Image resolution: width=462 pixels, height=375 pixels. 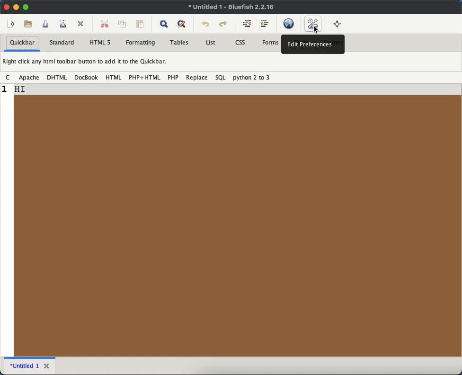 What do you see at coordinates (23, 90) in the screenshot?
I see `HI` at bounding box center [23, 90].